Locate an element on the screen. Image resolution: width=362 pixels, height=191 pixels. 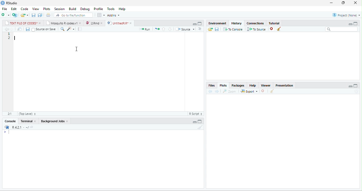
typing cursor is located at coordinates (15, 38).